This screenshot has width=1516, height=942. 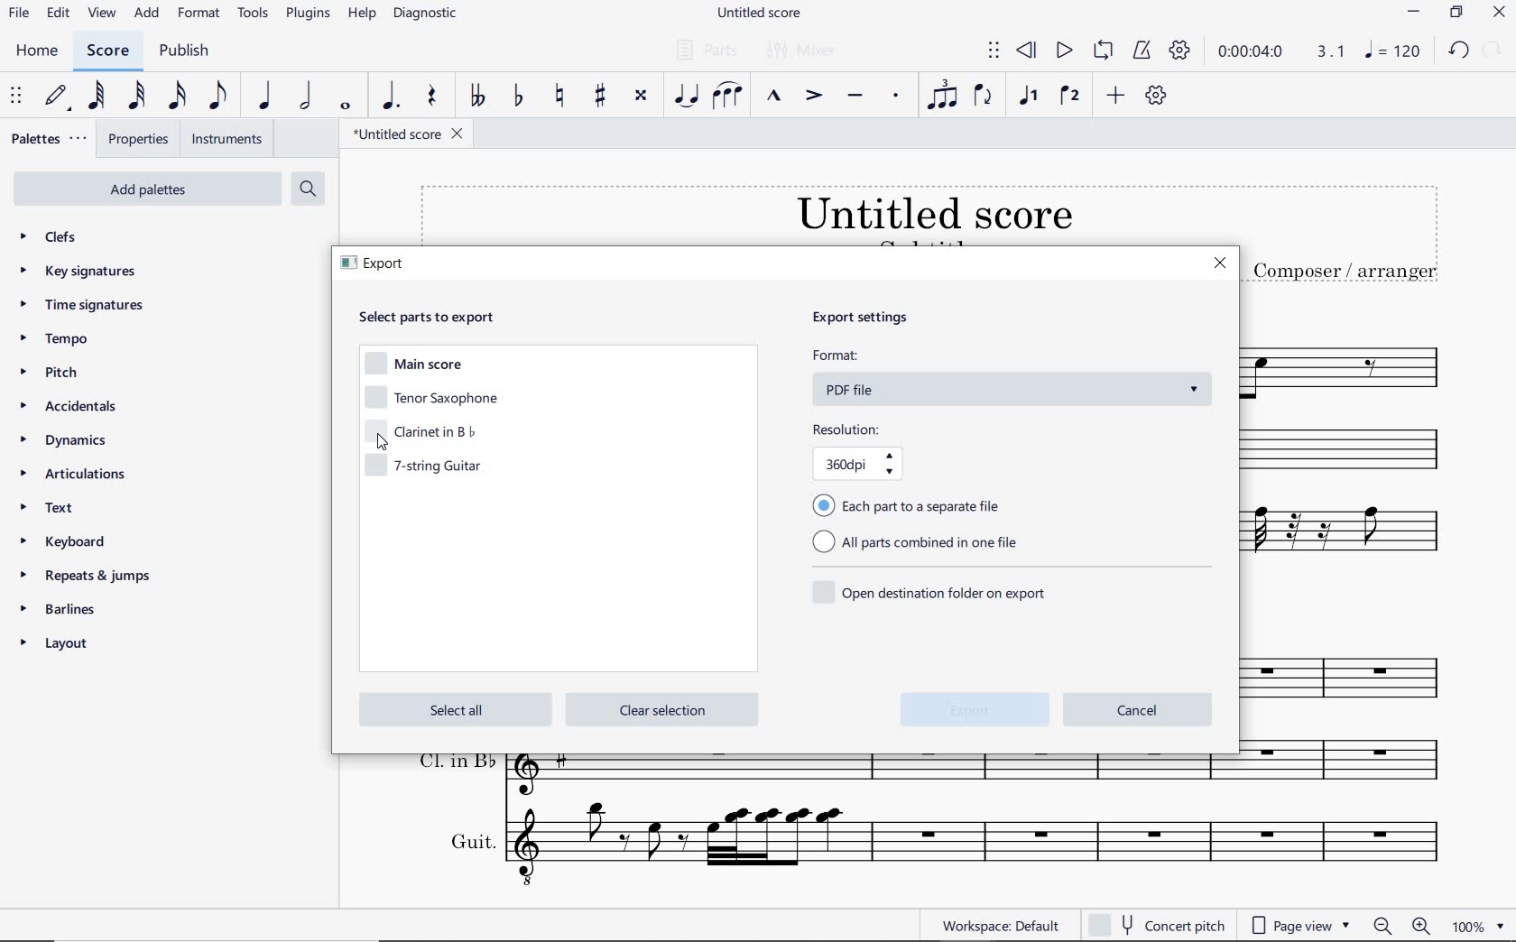 What do you see at coordinates (78, 272) in the screenshot?
I see `key signatures` at bounding box center [78, 272].